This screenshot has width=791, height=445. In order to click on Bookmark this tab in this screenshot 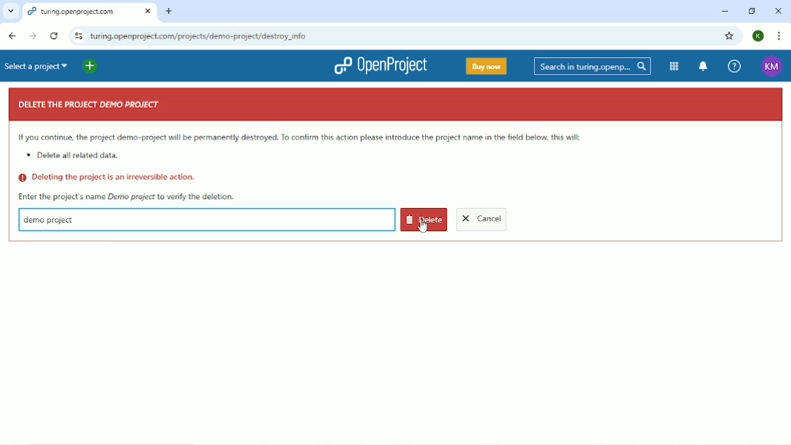, I will do `click(730, 36)`.